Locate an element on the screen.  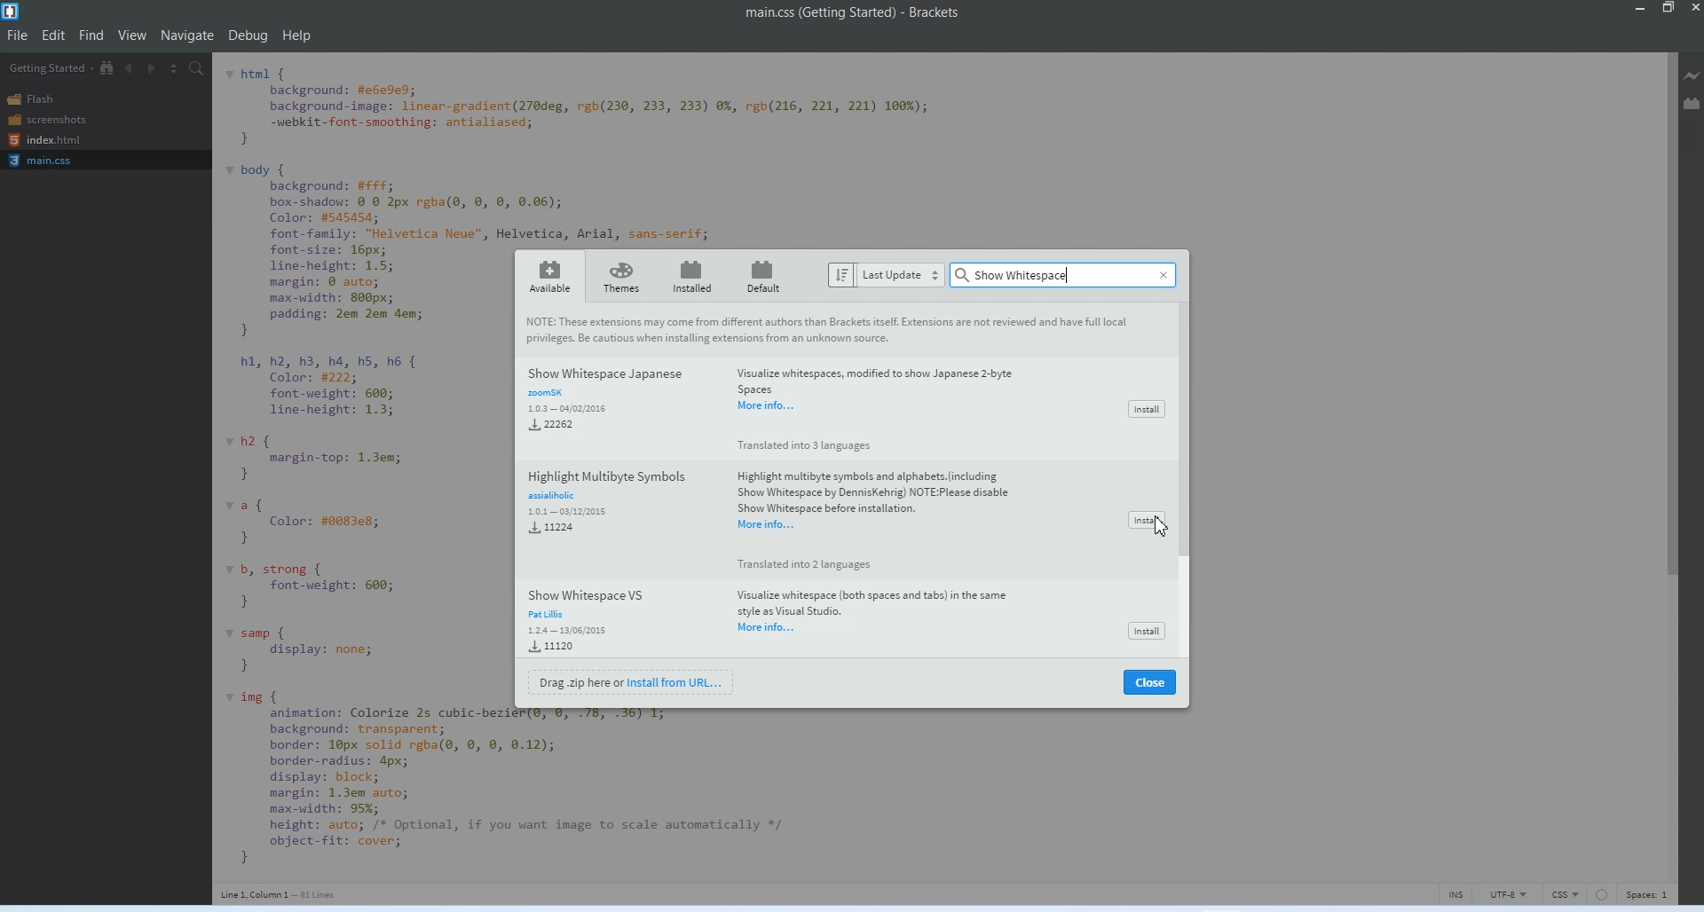
Debug is located at coordinates (249, 37).